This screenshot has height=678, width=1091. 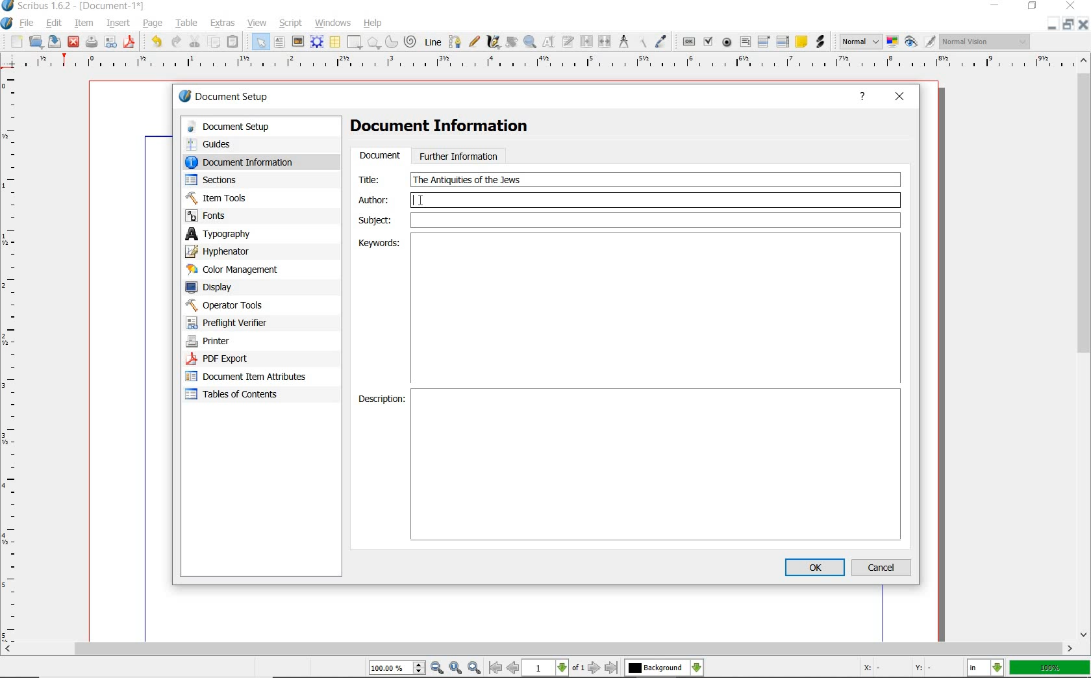 I want to click on help, so click(x=375, y=22).